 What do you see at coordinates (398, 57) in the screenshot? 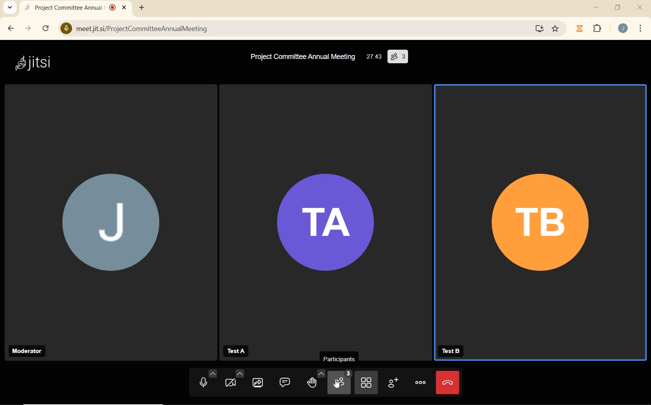
I see `NUMBER OF PARTICIPANTS` at bounding box center [398, 57].